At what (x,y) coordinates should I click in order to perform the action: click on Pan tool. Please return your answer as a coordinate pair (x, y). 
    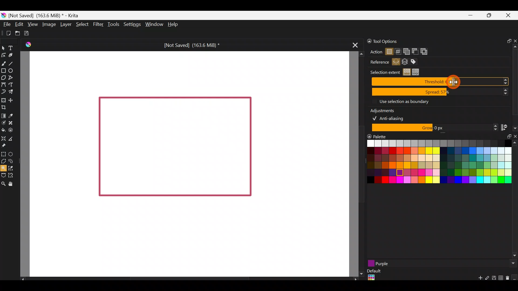
    Looking at the image, I should click on (12, 183).